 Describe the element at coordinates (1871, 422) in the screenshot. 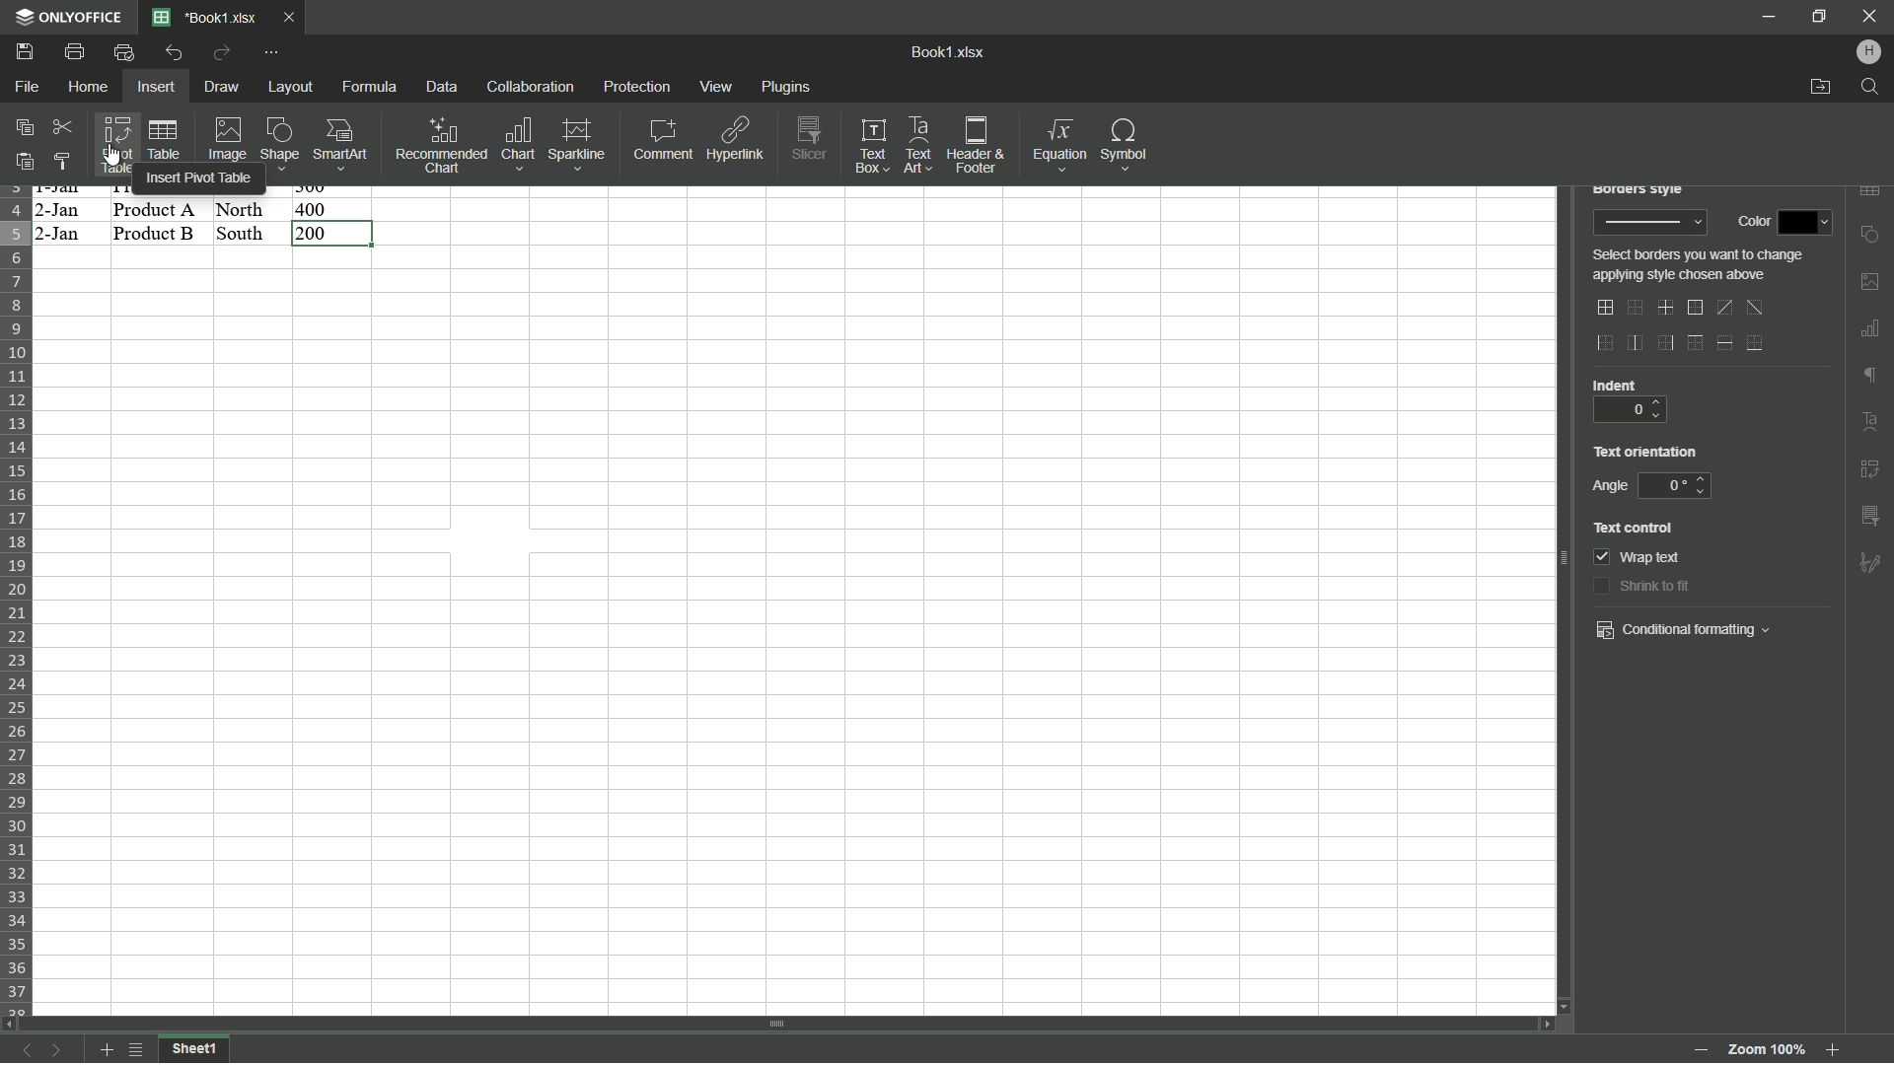

I see `text art` at that location.